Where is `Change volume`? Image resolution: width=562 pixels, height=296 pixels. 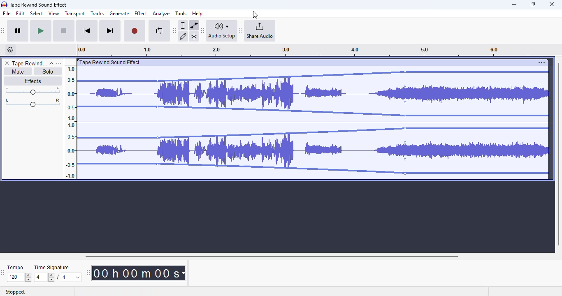
Change volume is located at coordinates (33, 91).